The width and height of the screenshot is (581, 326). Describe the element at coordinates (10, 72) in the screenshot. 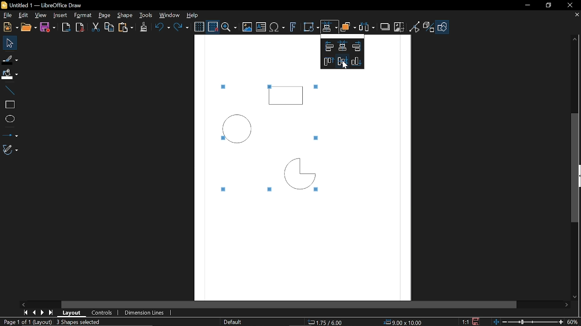

I see `FiIl color` at that location.